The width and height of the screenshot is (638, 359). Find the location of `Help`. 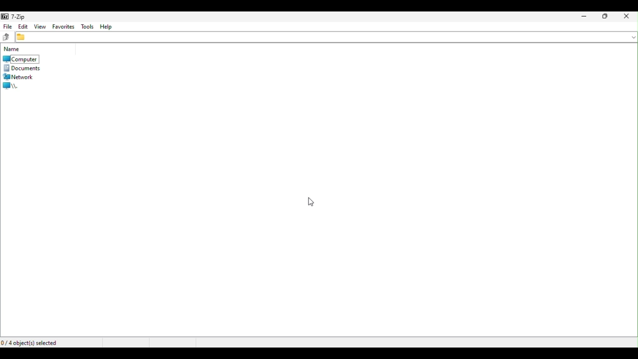

Help is located at coordinates (108, 26).